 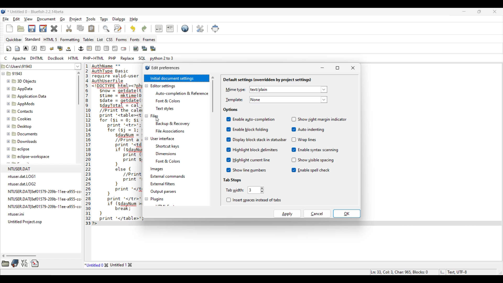 What do you see at coordinates (144, 29) in the screenshot?
I see `Redo` at bounding box center [144, 29].